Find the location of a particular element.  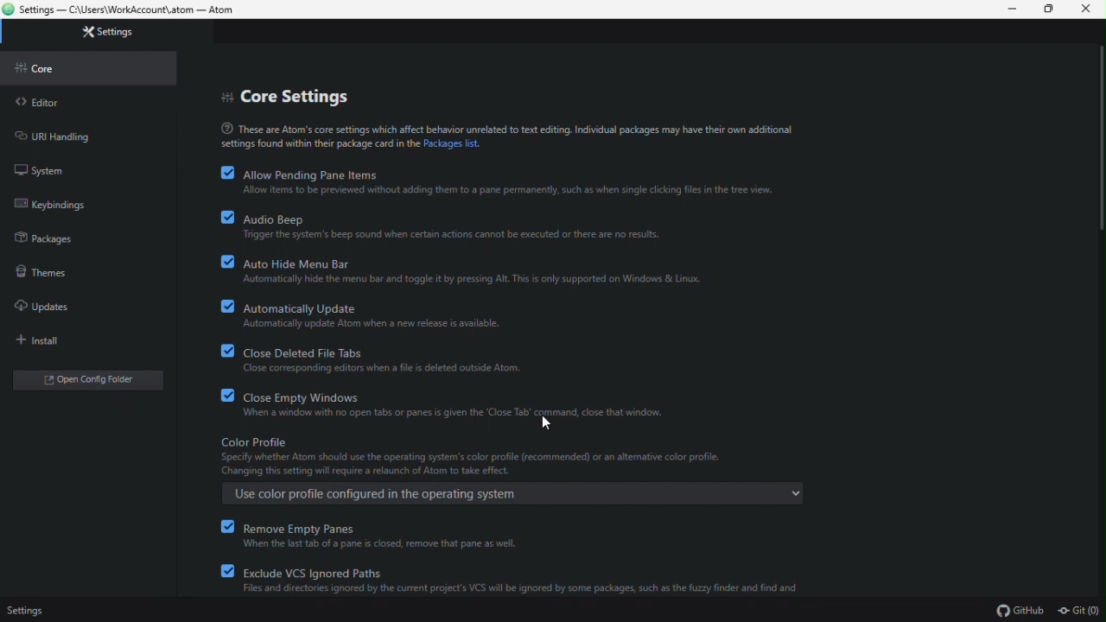

close is located at coordinates (1090, 10).